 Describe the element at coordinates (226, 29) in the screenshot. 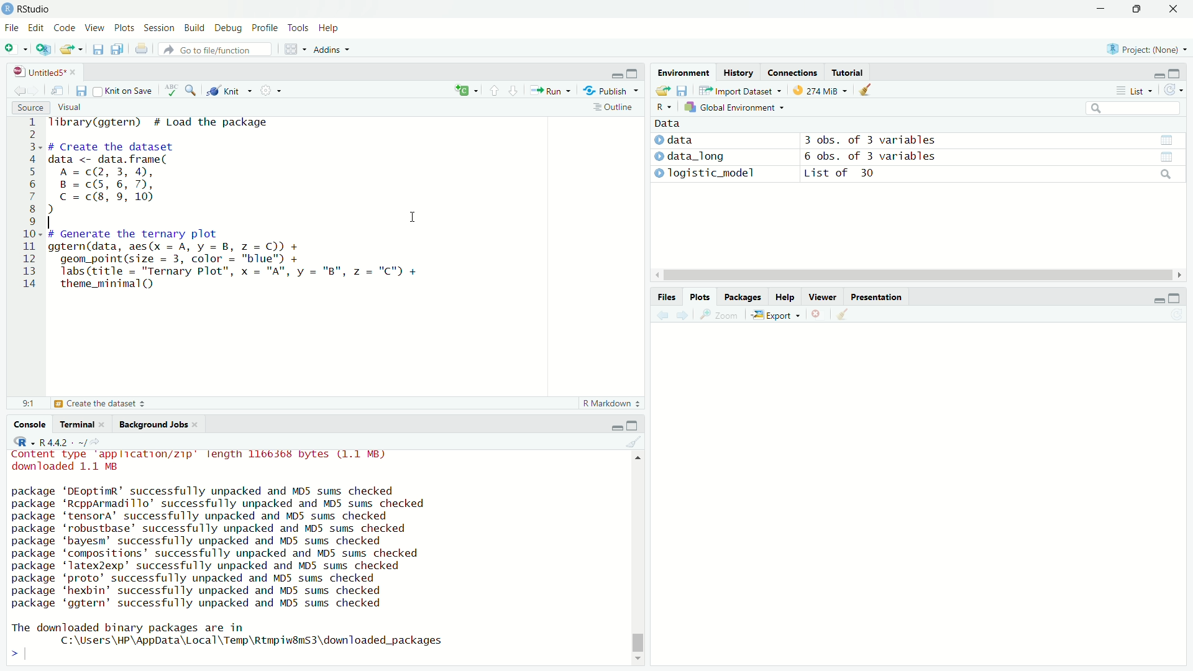

I see `Debug` at that location.